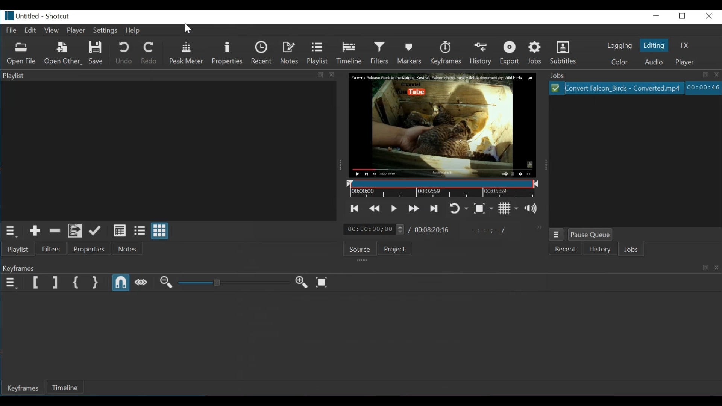 The height and width of the screenshot is (406, 722). I want to click on Update, so click(96, 231).